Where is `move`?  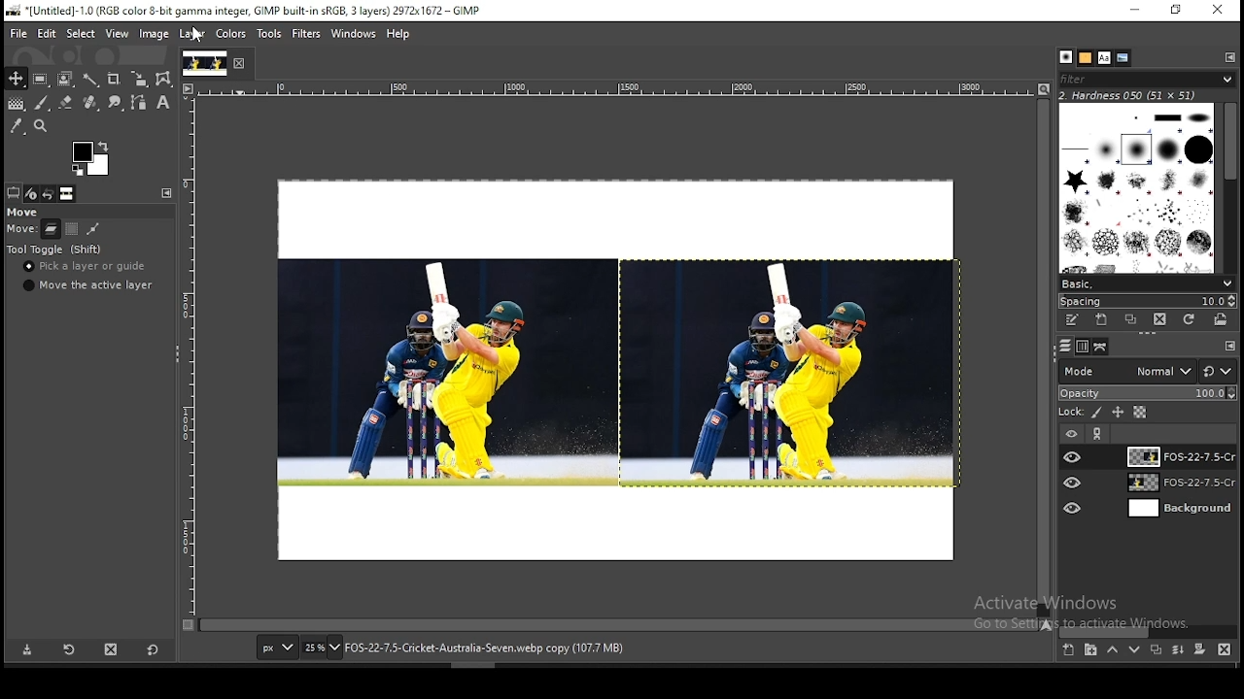
move is located at coordinates (21, 231).